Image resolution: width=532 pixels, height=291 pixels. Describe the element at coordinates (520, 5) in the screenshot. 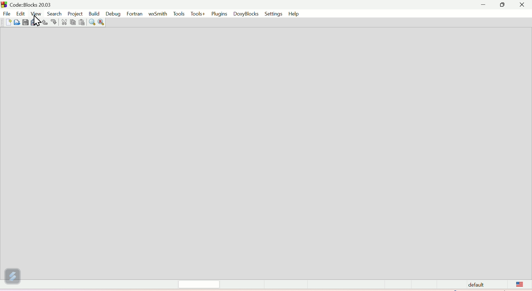

I see `Close` at that location.